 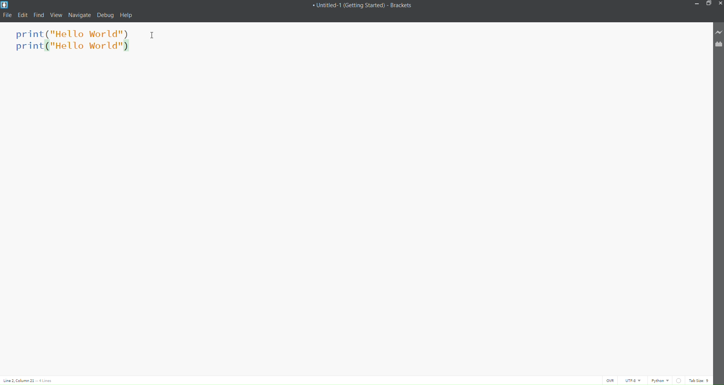 What do you see at coordinates (696, 5) in the screenshot?
I see `minimize` at bounding box center [696, 5].